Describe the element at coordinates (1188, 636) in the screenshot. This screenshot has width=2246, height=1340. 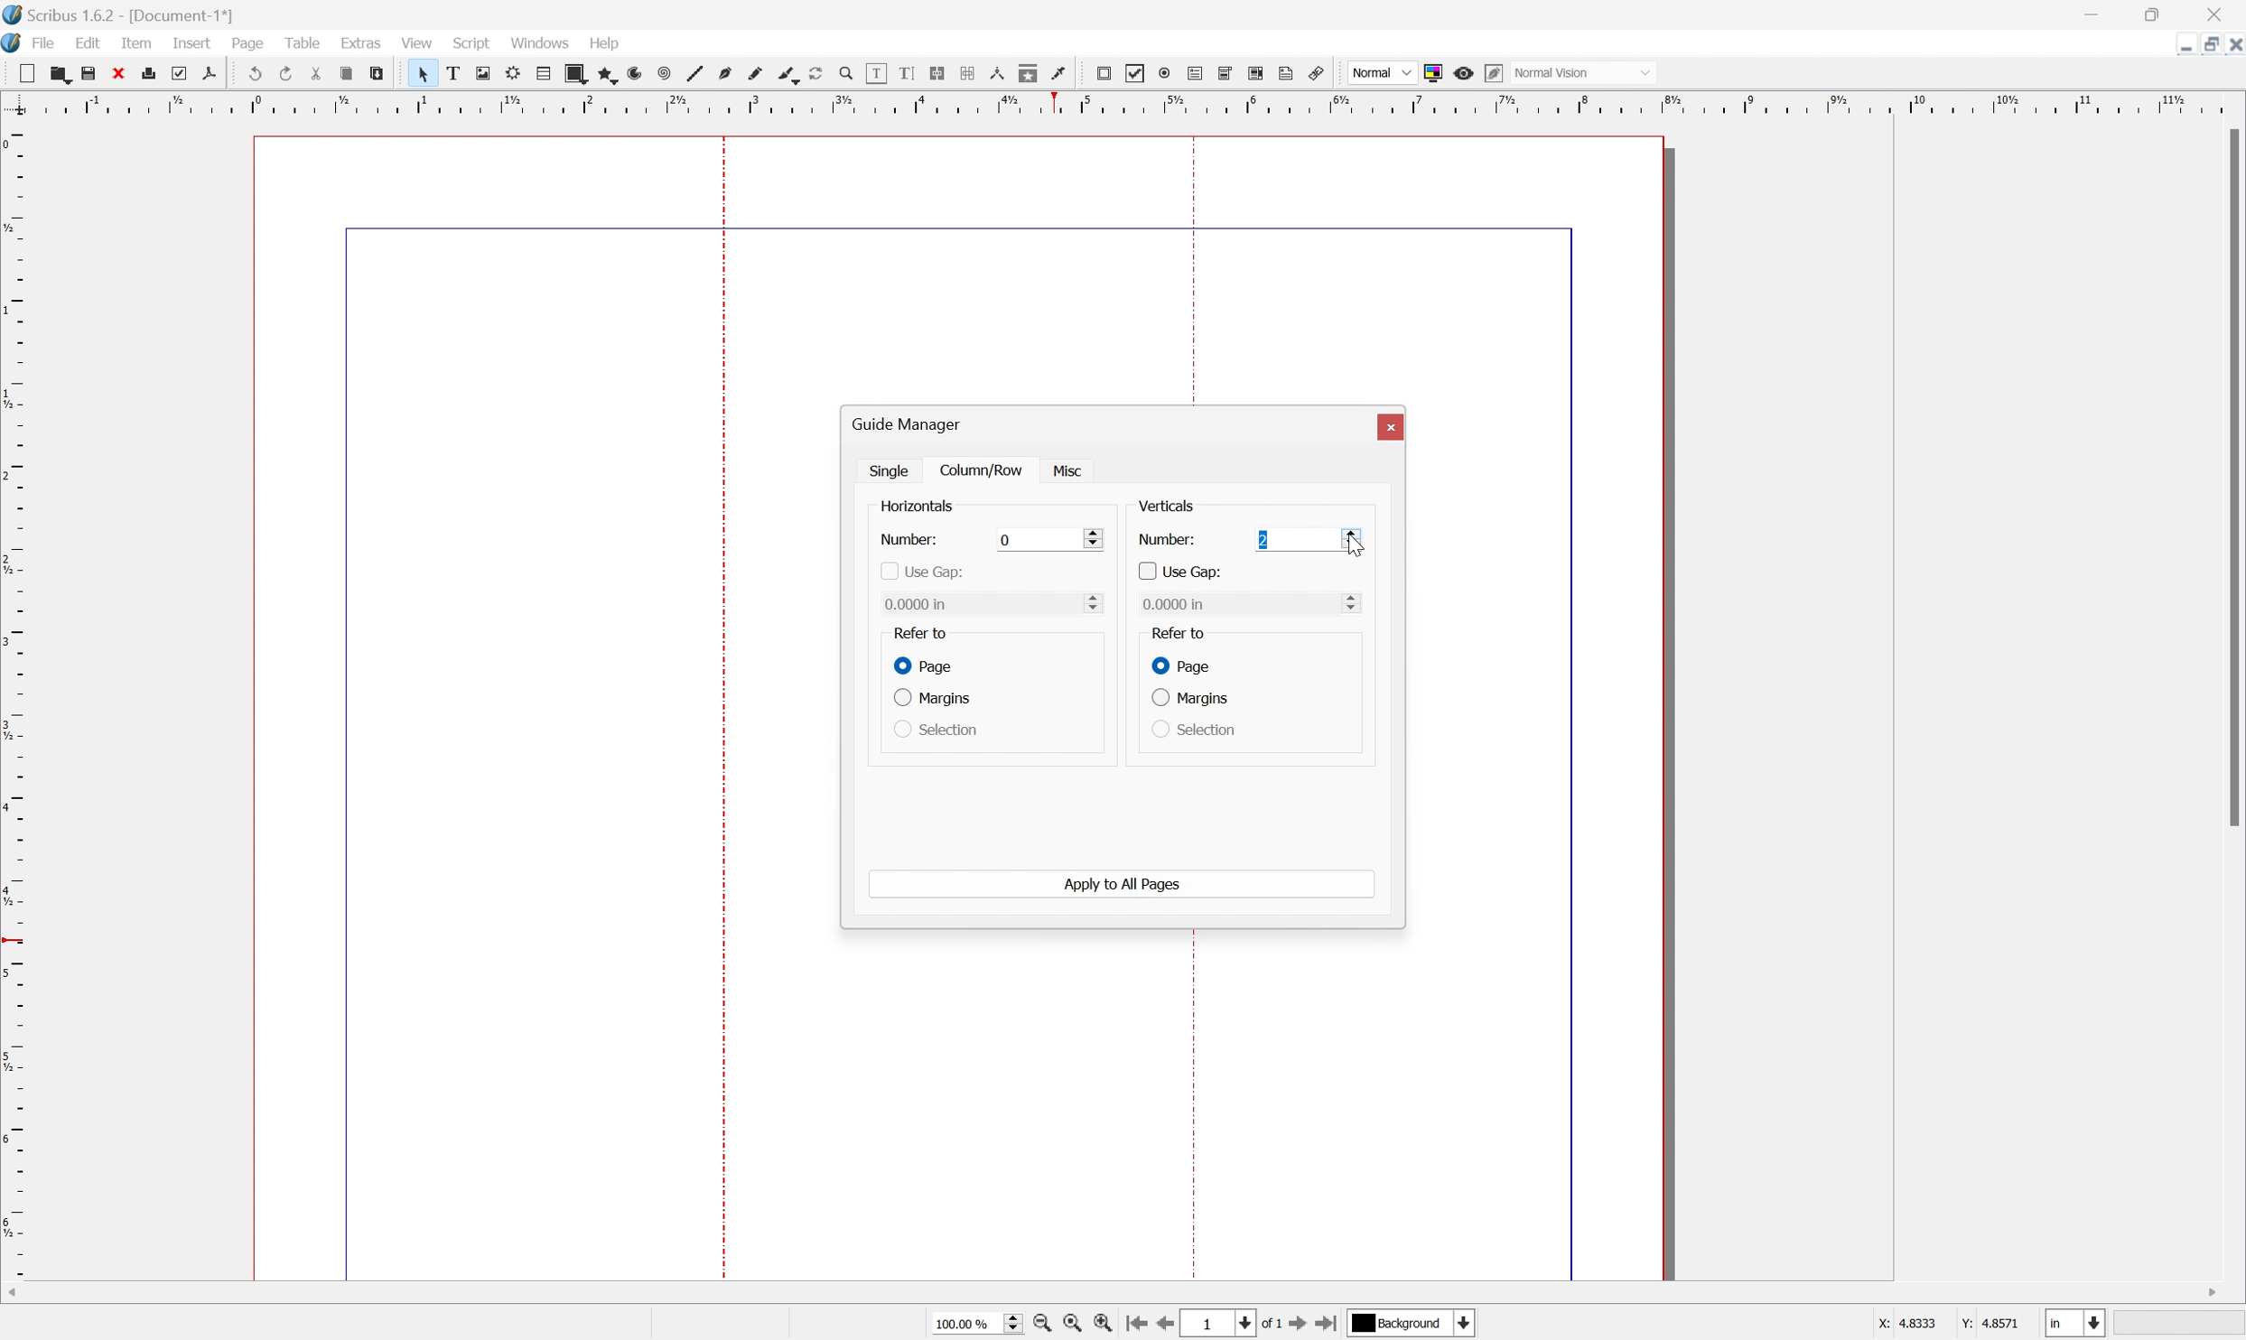
I see `refer to` at that location.